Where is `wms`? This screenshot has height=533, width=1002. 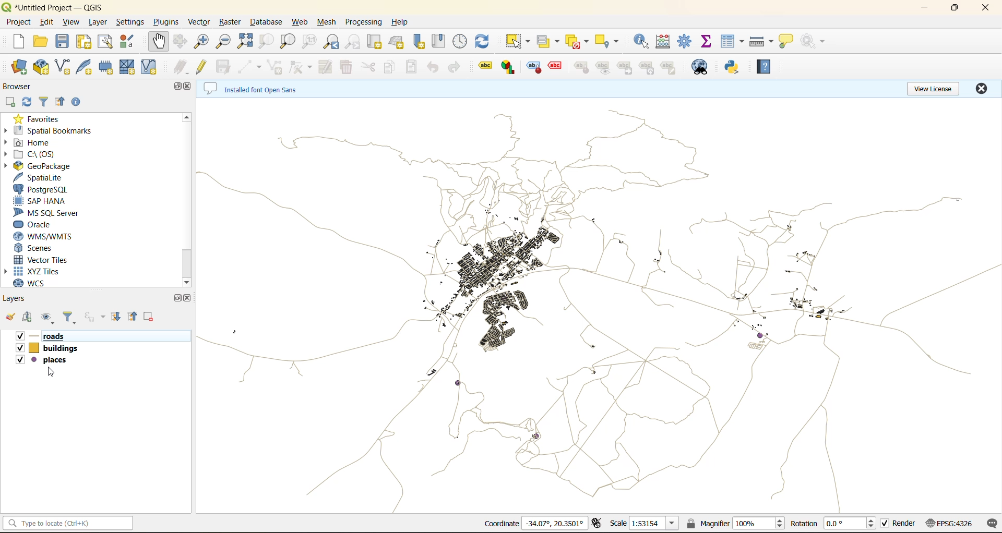 wms is located at coordinates (63, 237).